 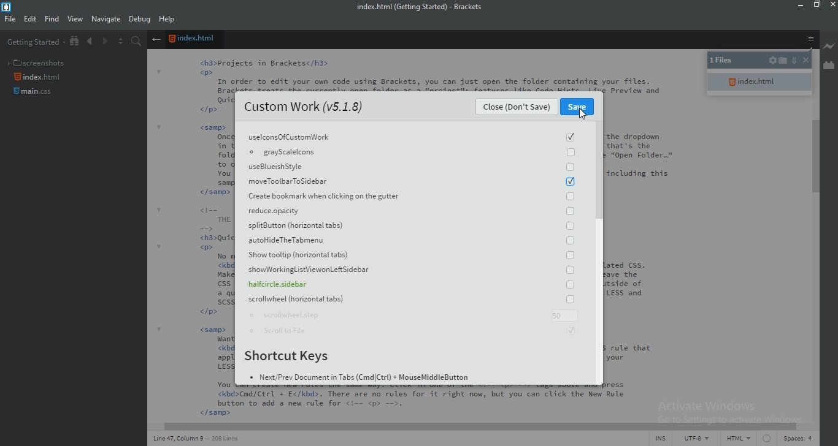 I want to click on uselconsOfCustomWork, so click(x=410, y=136).